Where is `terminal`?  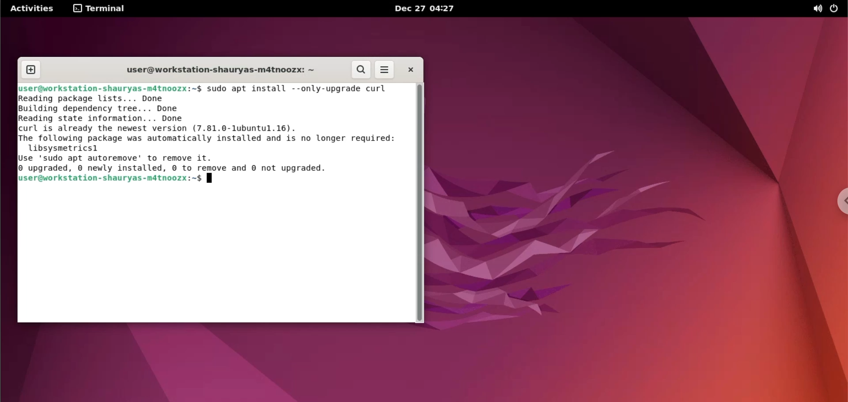
terminal is located at coordinates (99, 8).